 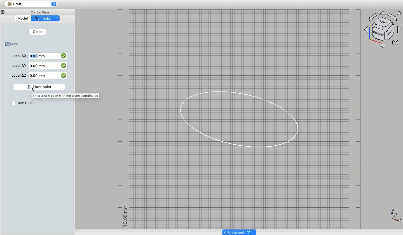 I want to click on Oval, so click(x=237, y=118).